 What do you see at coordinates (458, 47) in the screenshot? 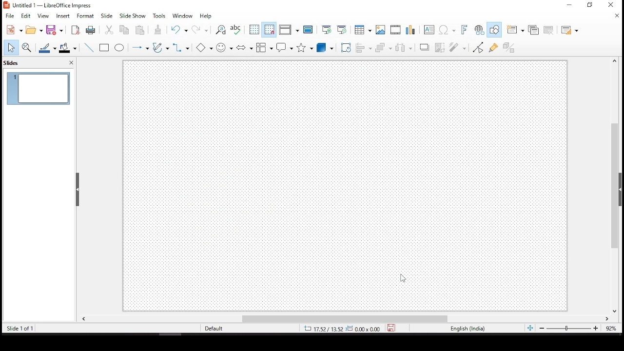
I see `filter` at bounding box center [458, 47].